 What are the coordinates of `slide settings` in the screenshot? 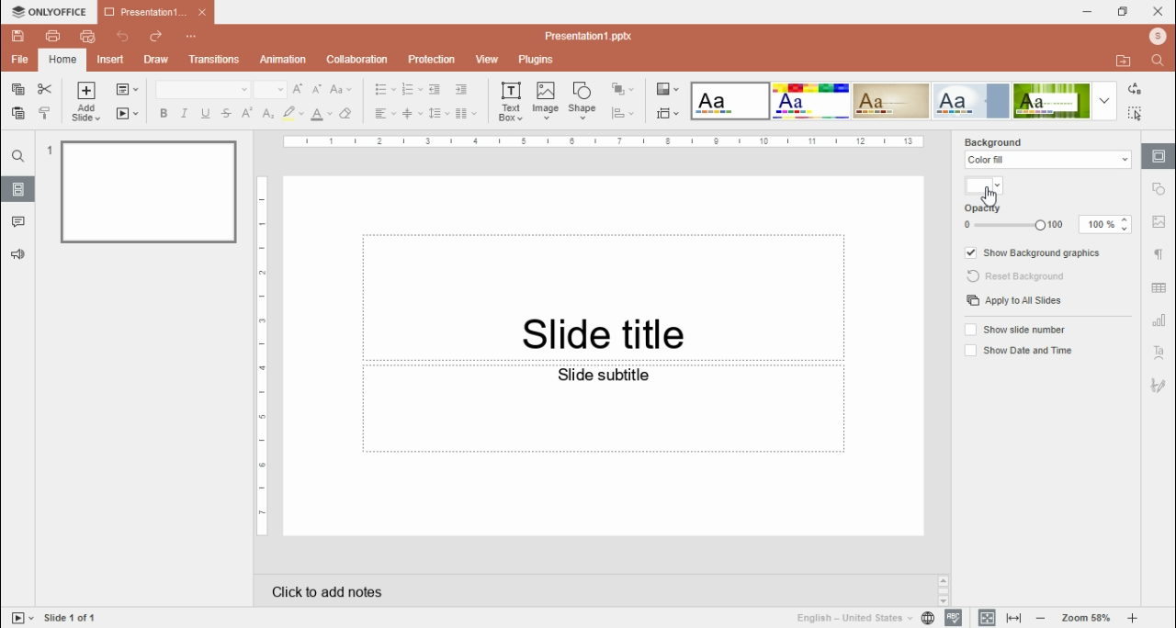 It's located at (1158, 157).